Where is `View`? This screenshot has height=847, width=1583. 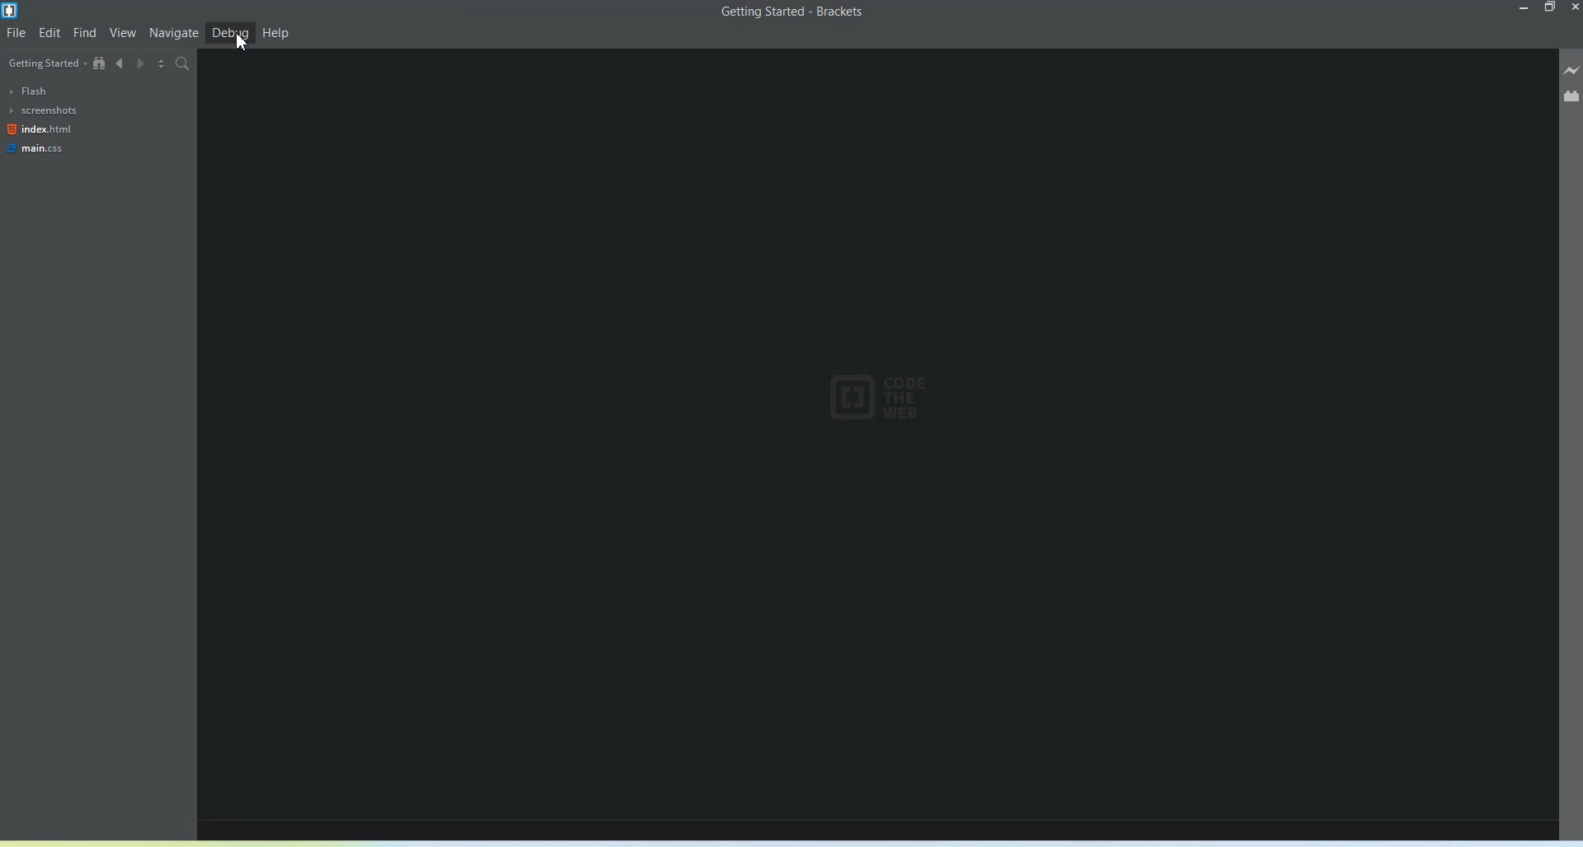
View is located at coordinates (122, 33).